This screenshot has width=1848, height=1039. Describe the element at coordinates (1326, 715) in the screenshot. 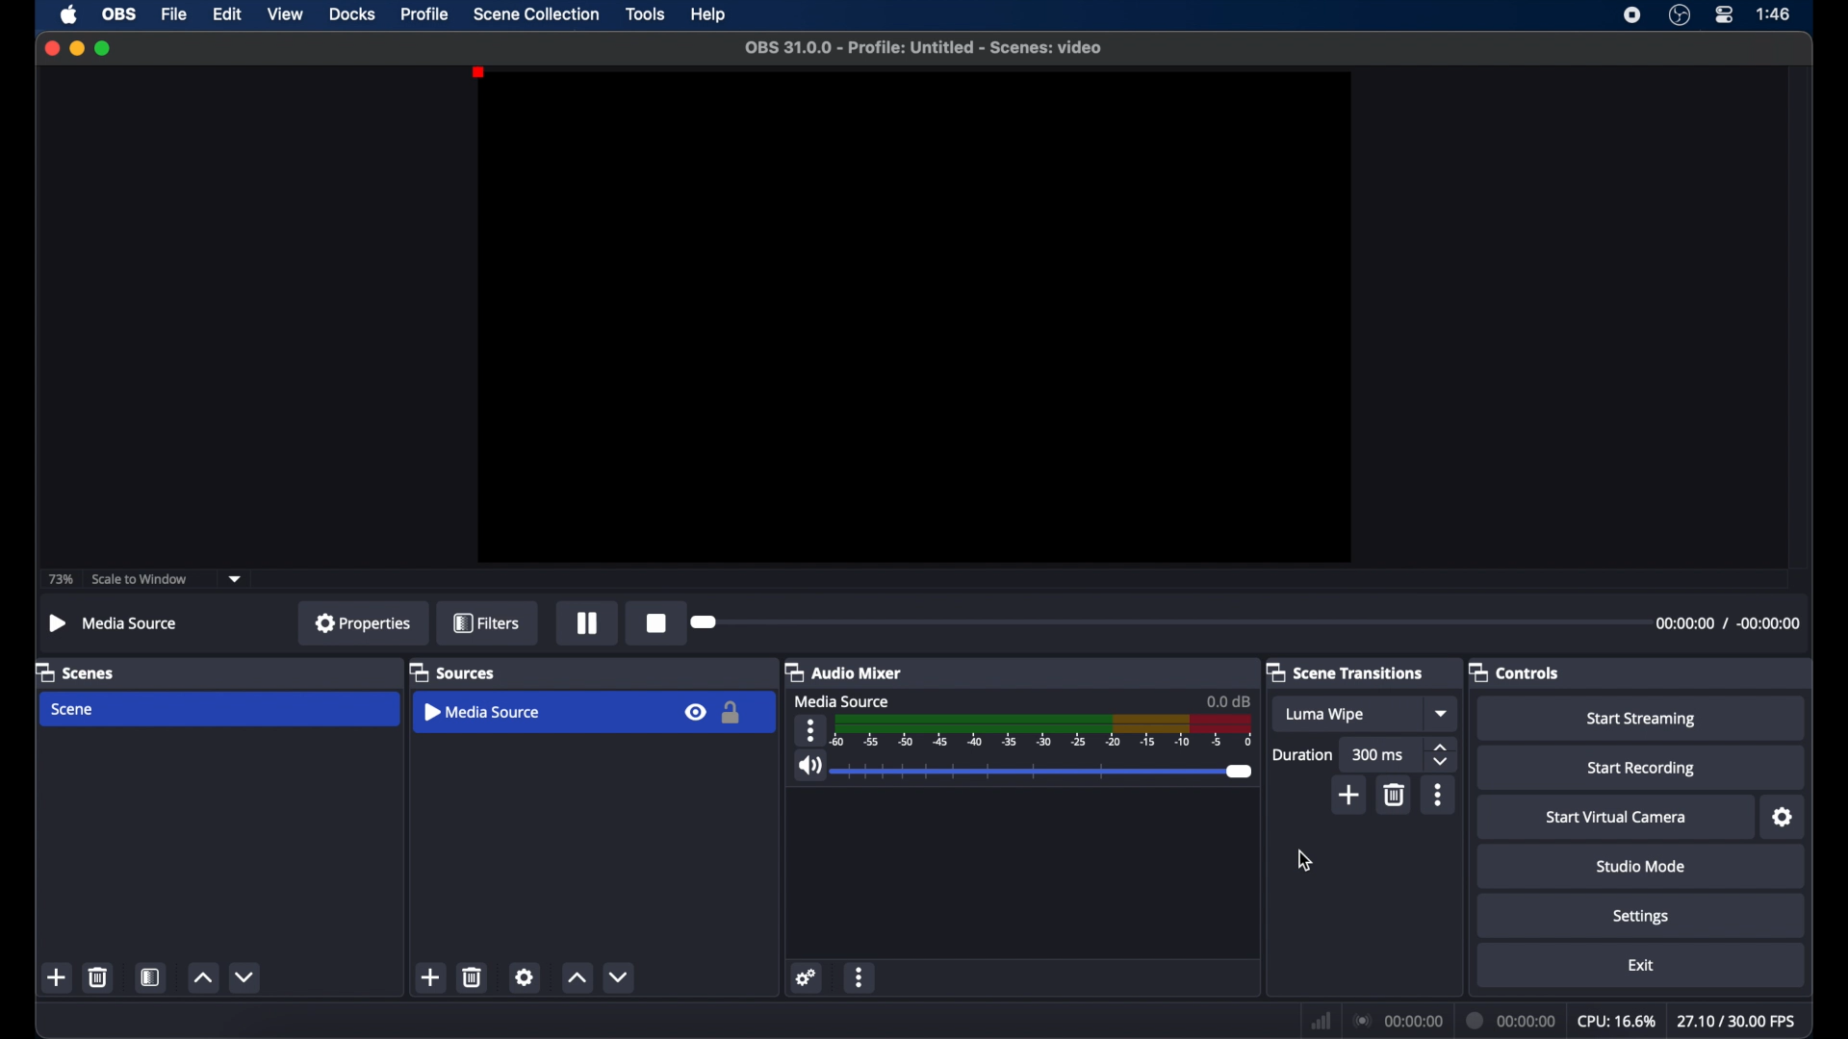

I see `luma wipe` at that location.